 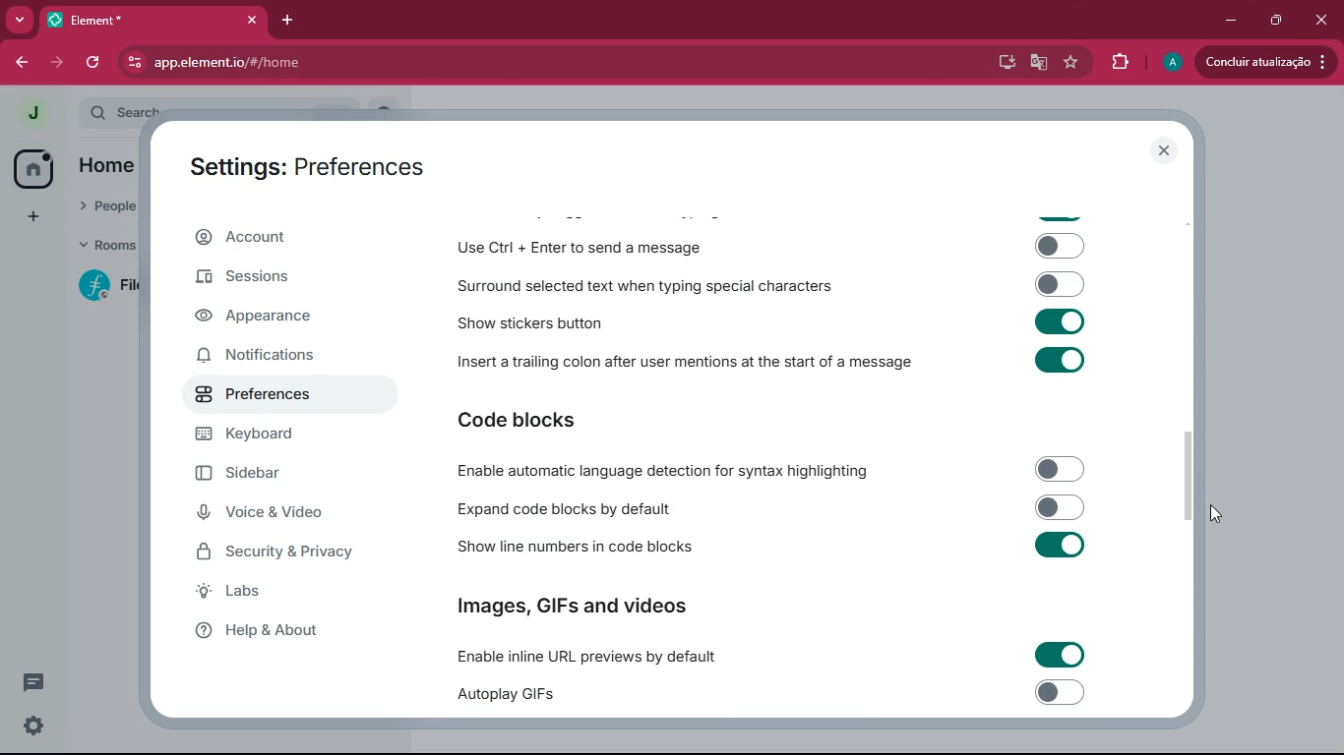 I want to click on settings, so click(x=33, y=726).